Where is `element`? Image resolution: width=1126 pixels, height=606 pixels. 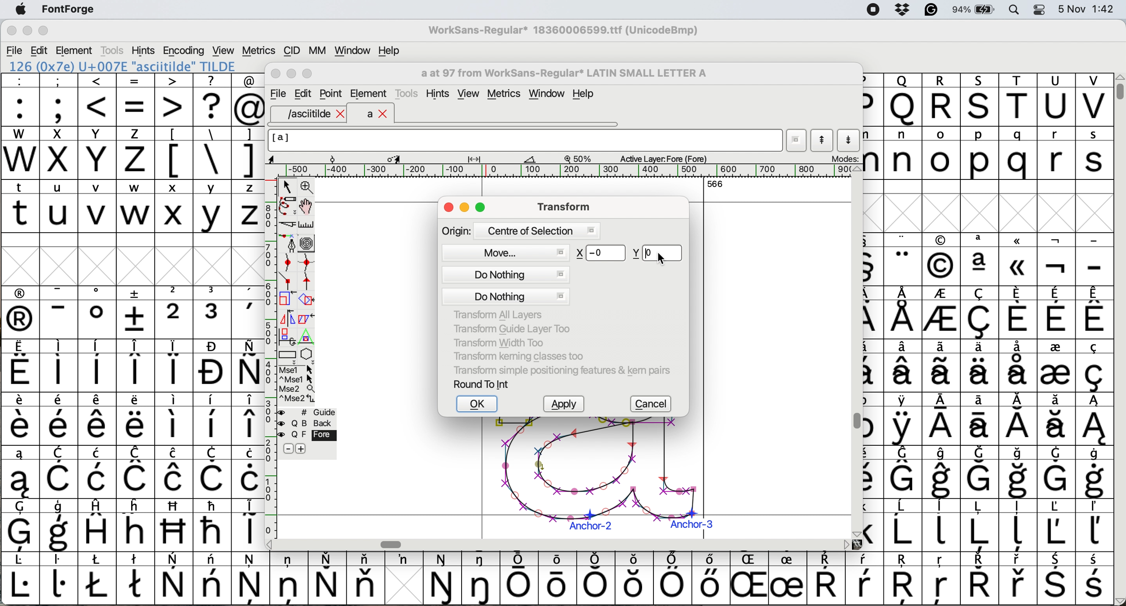 element is located at coordinates (368, 93).